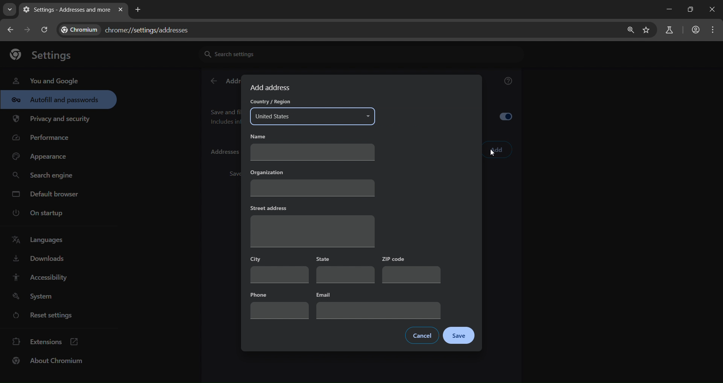  What do you see at coordinates (497, 150) in the screenshot?
I see `add` at bounding box center [497, 150].